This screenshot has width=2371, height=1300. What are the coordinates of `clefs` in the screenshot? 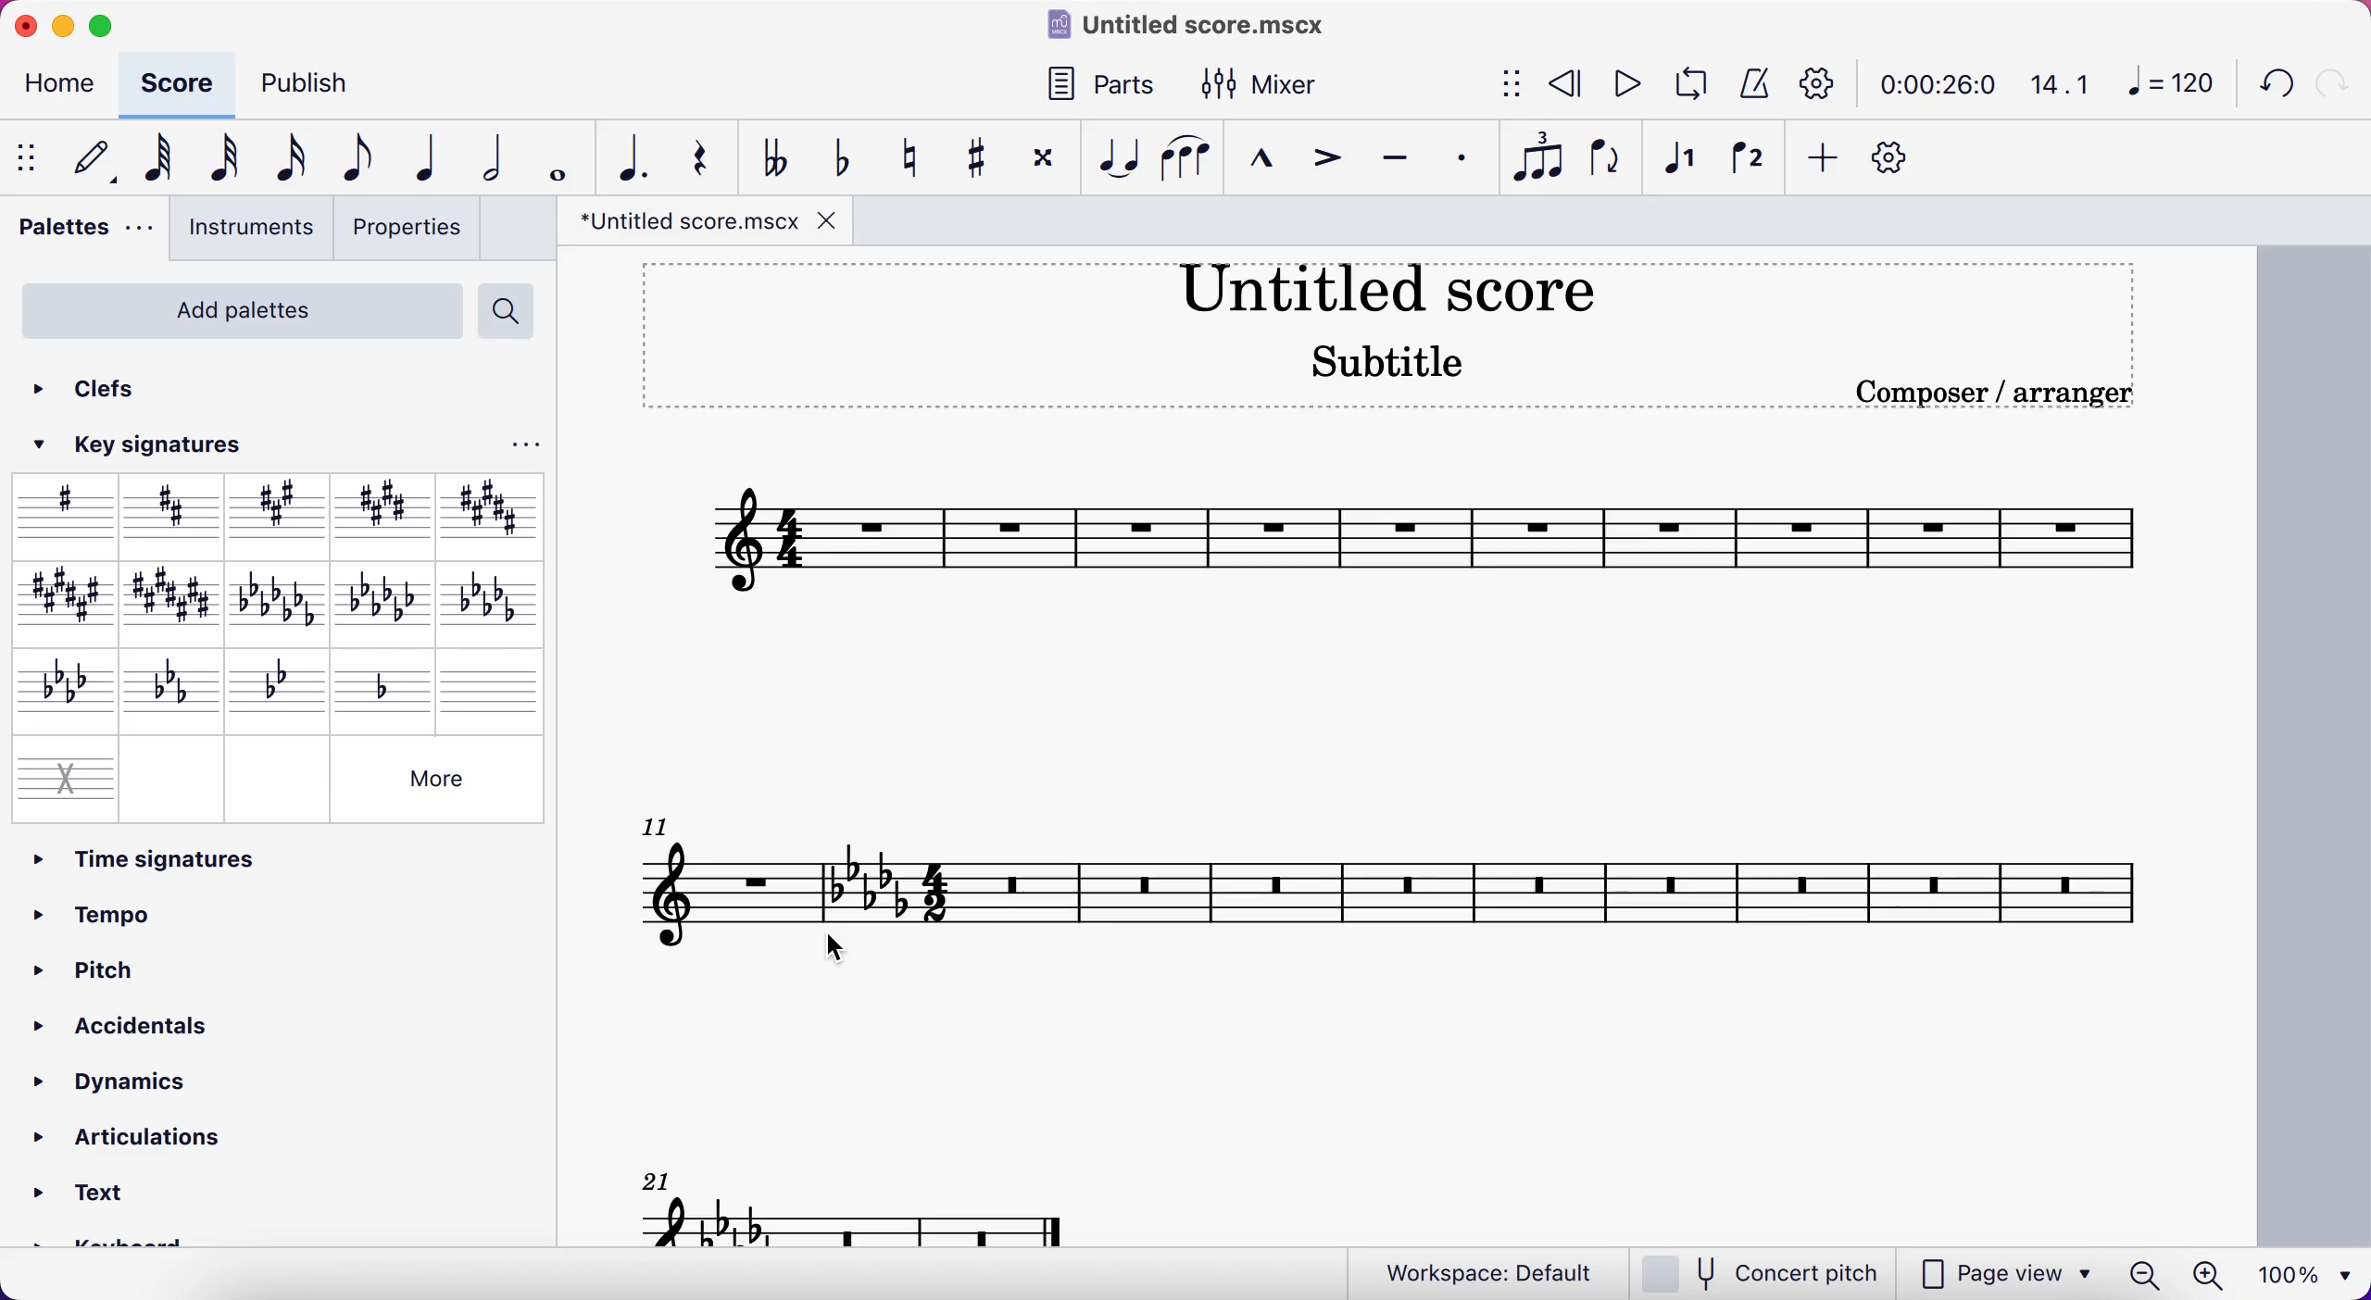 It's located at (111, 389).